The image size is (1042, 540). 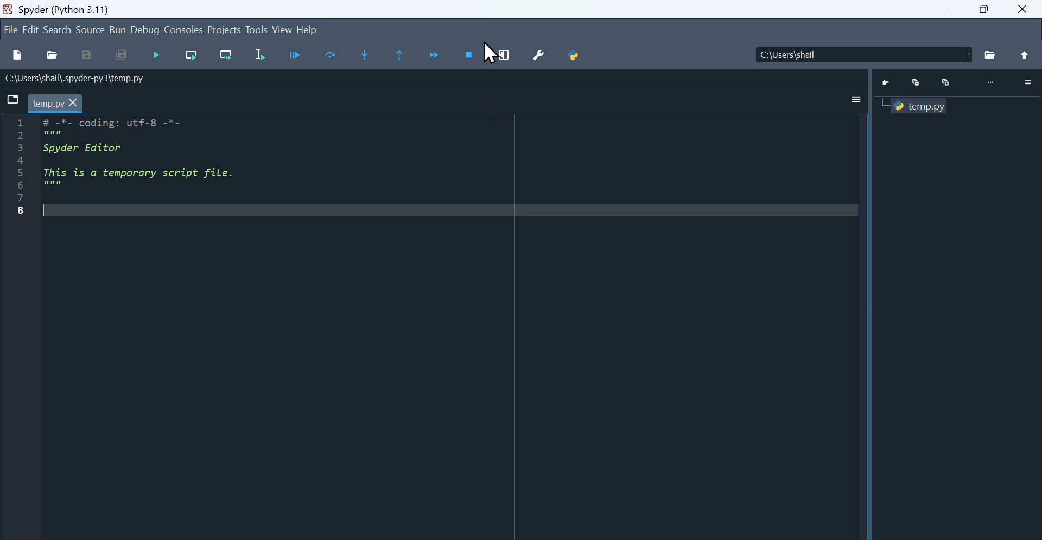 I want to click on temp.py , so click(x=54, y=104).